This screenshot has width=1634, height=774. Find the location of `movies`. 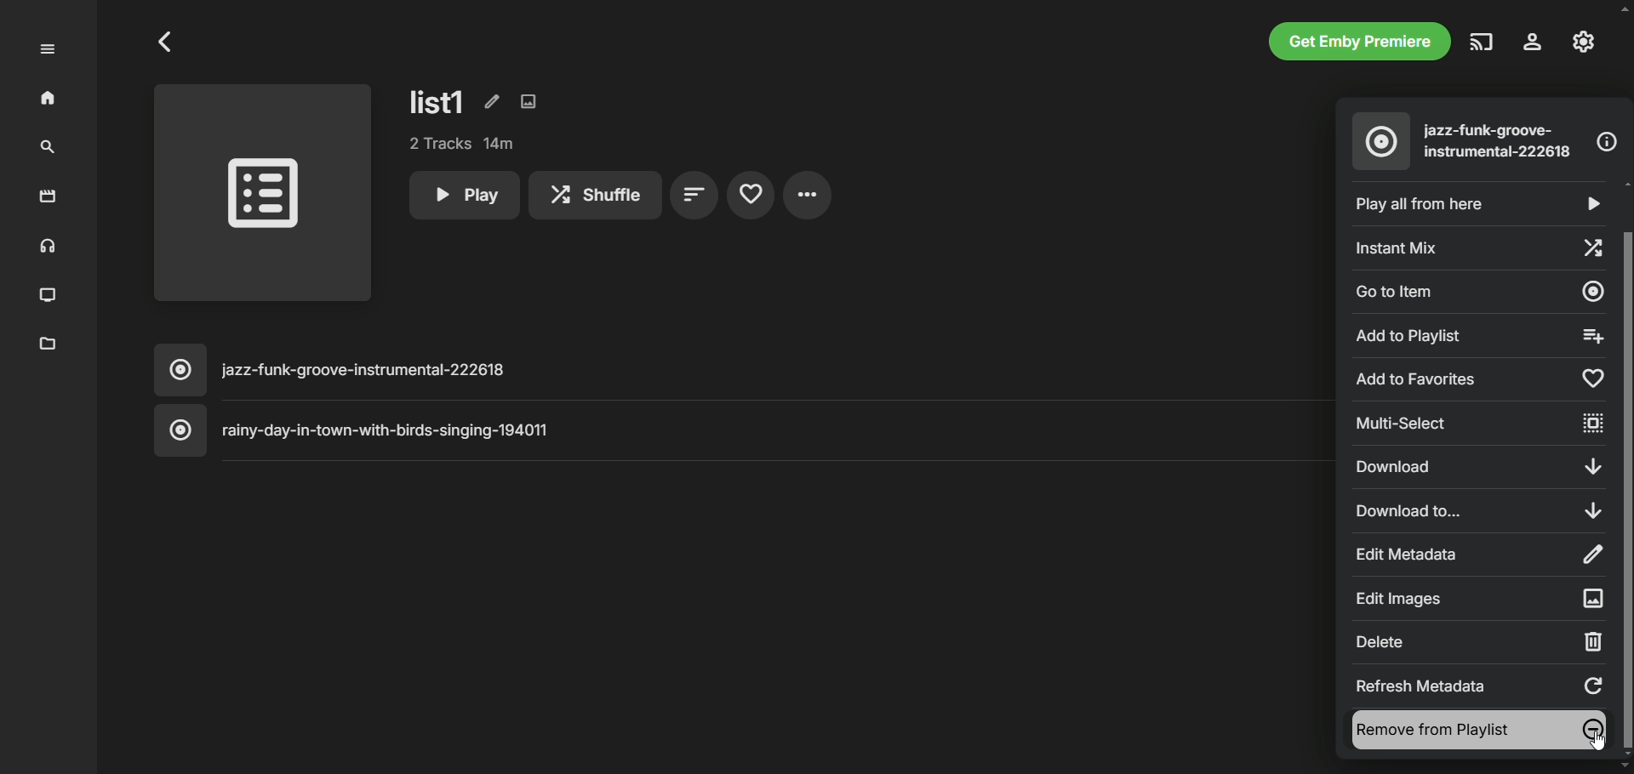

movies is located at coordinates (49, 197).